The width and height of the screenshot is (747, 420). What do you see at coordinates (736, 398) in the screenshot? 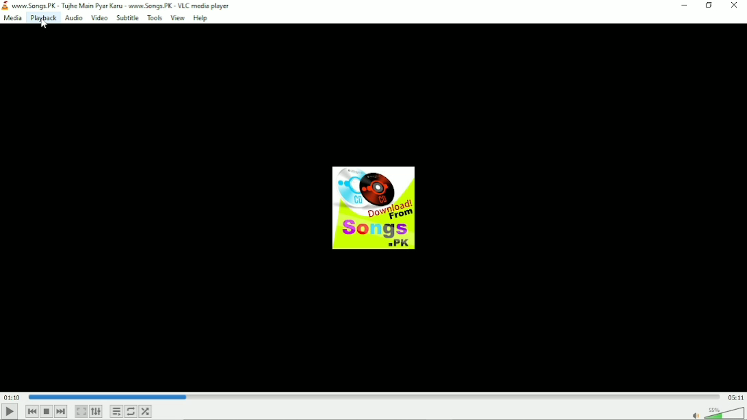
I see `Total duration` at bounding box center [736, 398].